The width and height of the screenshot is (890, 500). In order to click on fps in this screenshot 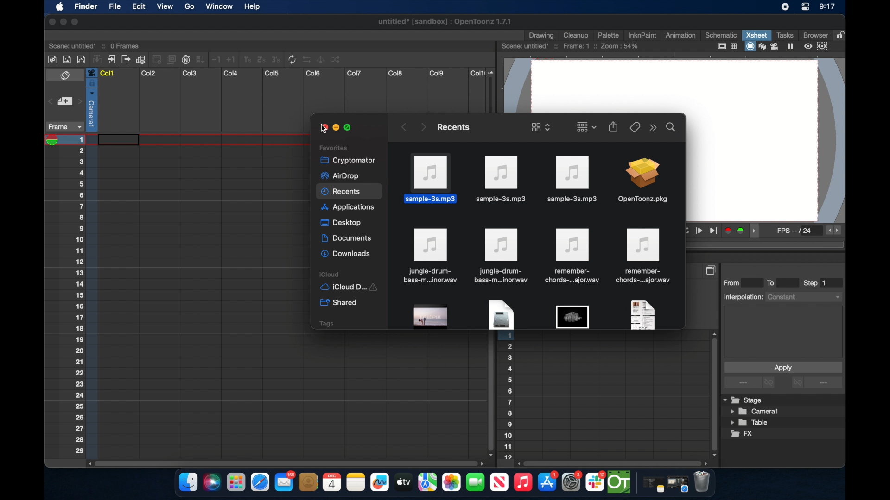, I will do `click(834, 231)`.